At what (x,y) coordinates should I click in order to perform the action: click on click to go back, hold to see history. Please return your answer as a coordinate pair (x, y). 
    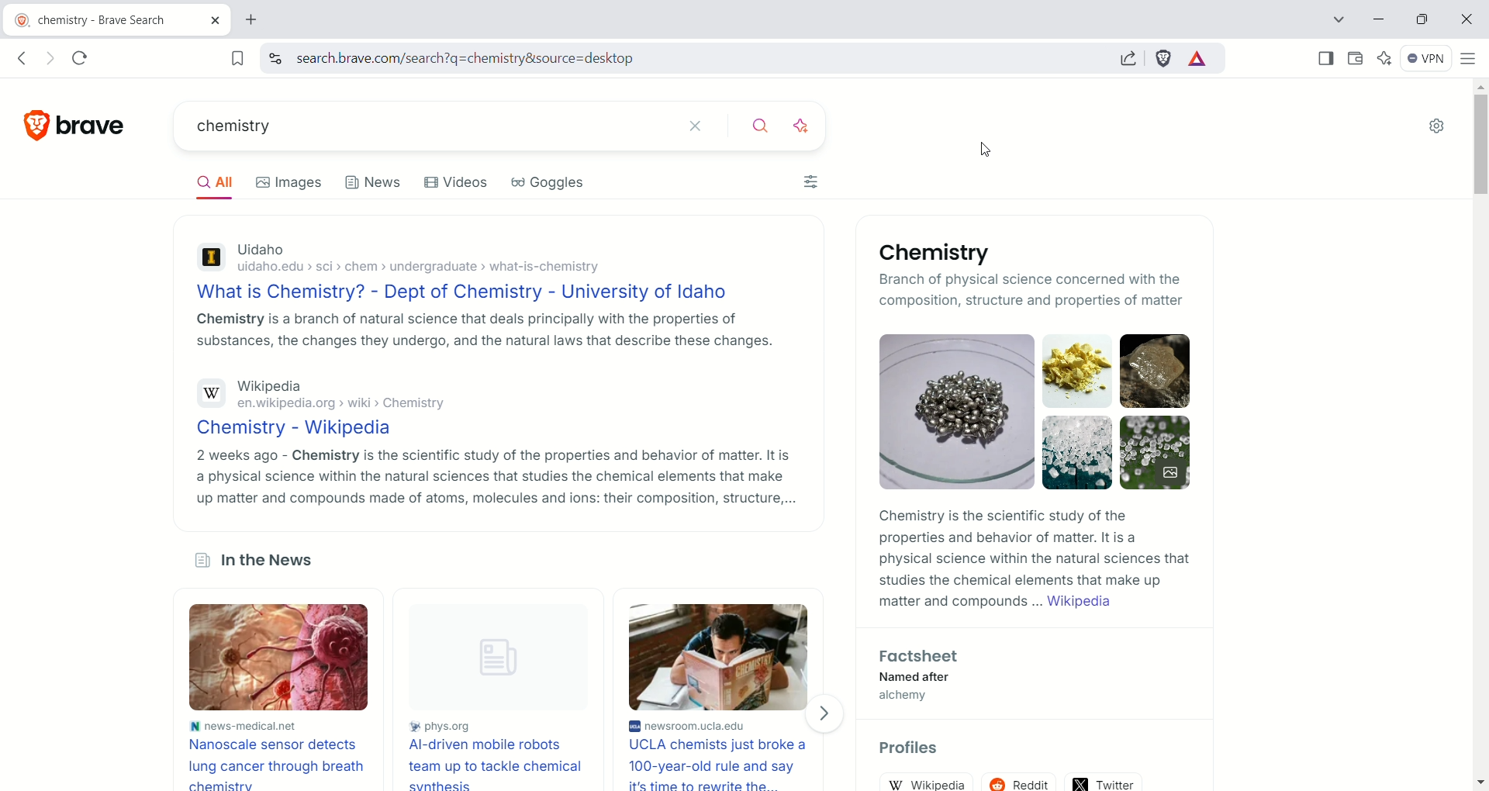
    Looking at the image, I should click on (26, 57).